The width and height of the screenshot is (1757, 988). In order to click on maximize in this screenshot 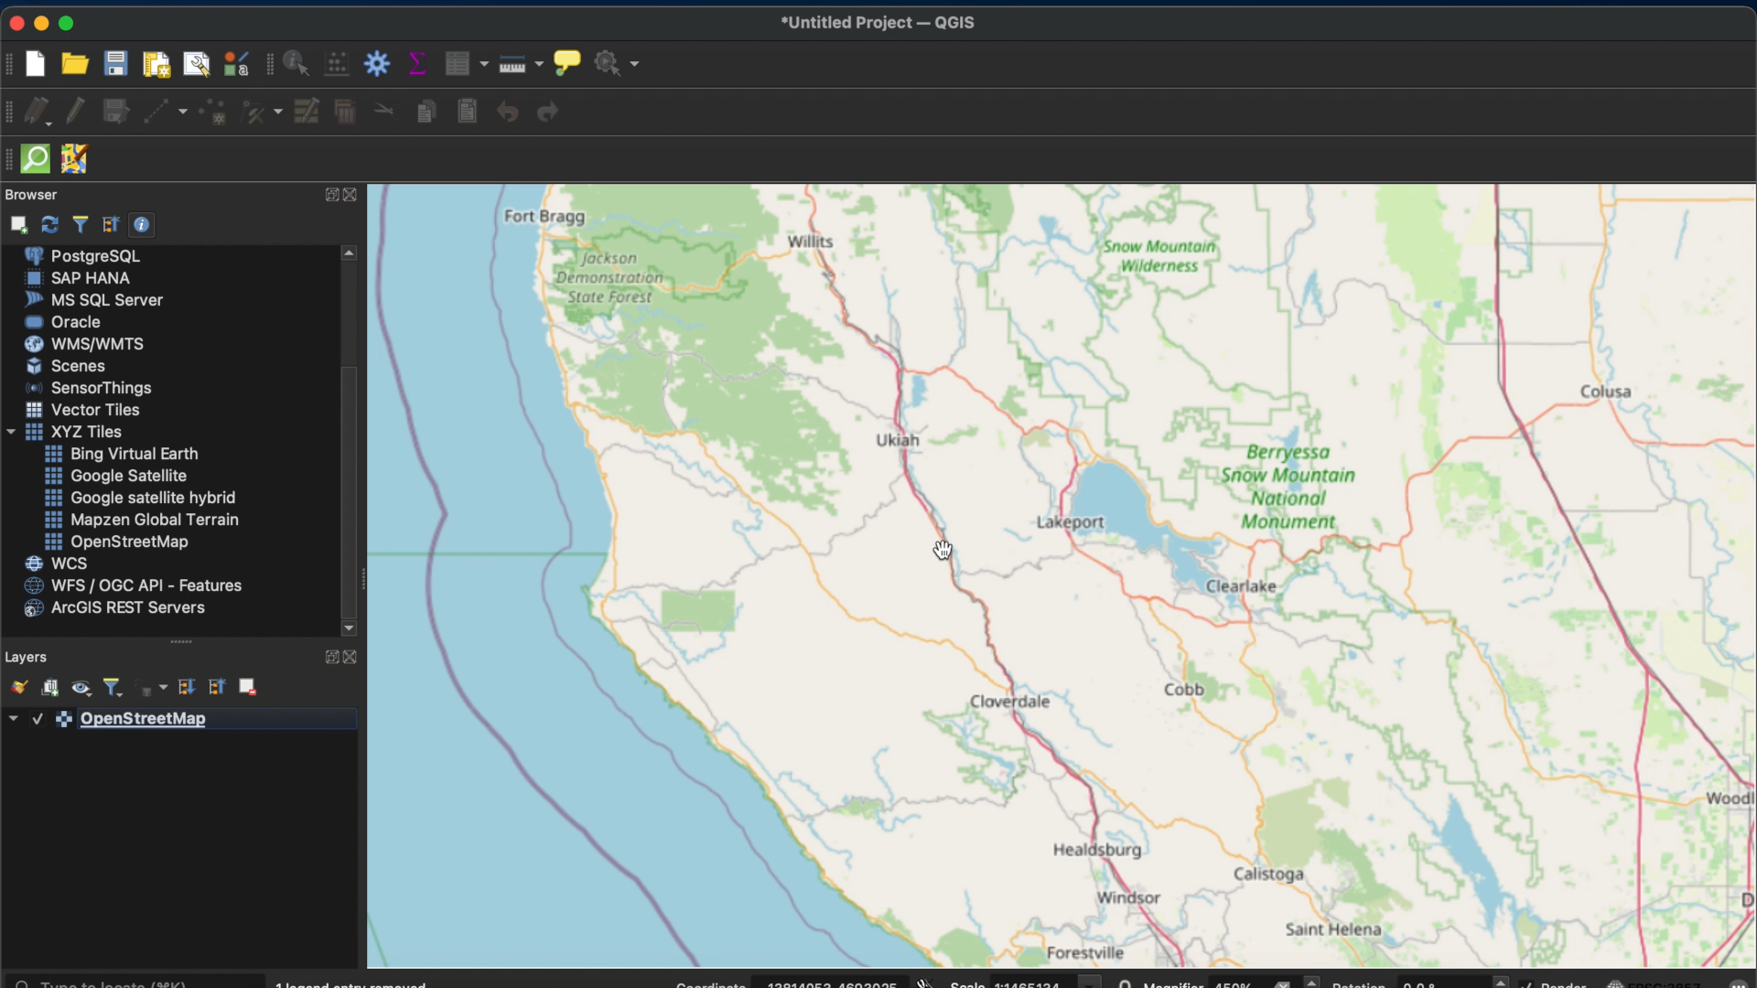, I will do `click(70, 22)`.